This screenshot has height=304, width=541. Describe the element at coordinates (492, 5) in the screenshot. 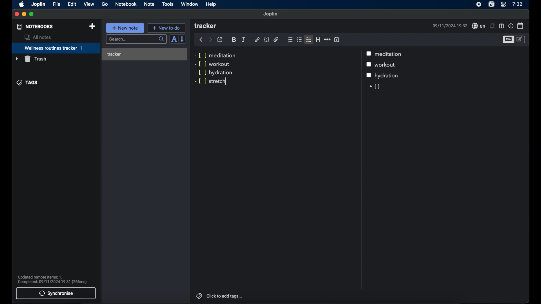

I see `joplin icon` at that location.